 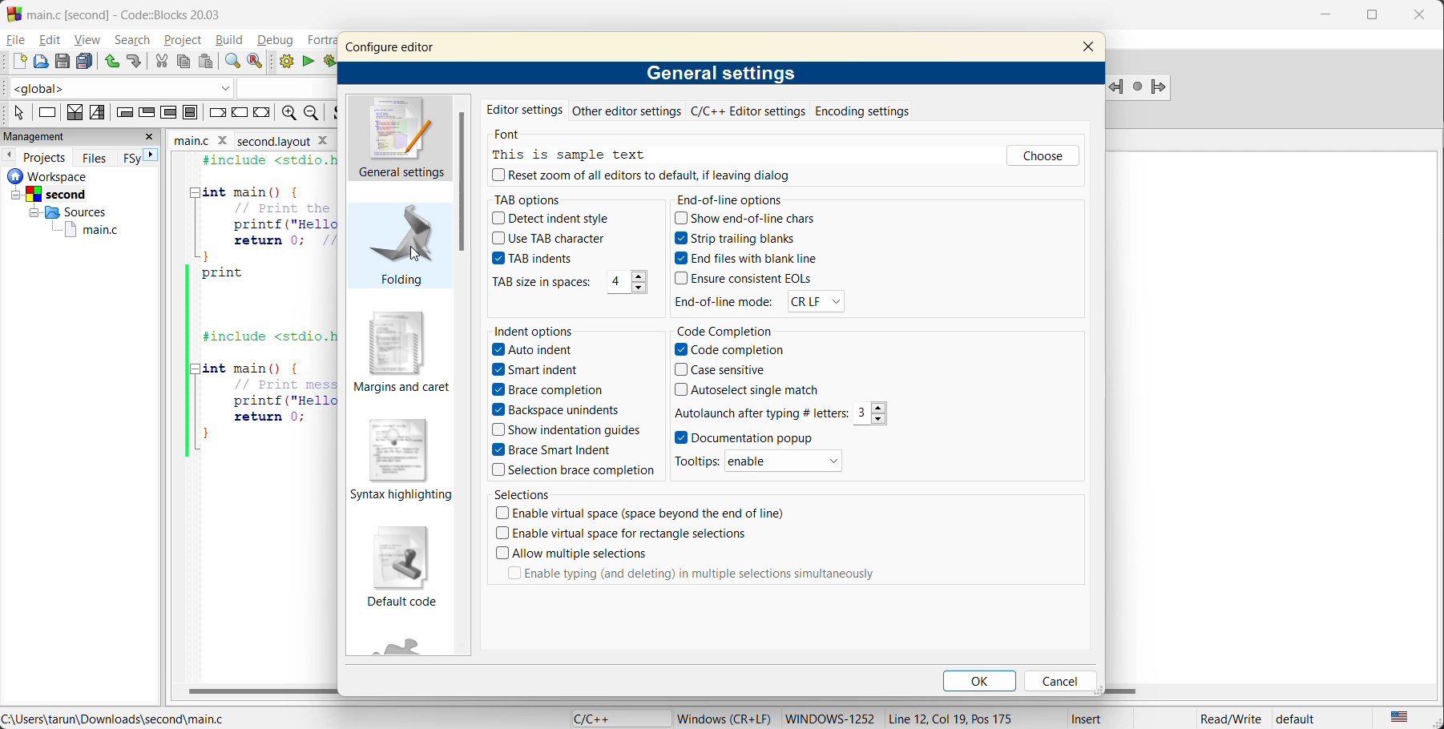 I want to click on horizontal scroll bar, so click(x=263, y=691).